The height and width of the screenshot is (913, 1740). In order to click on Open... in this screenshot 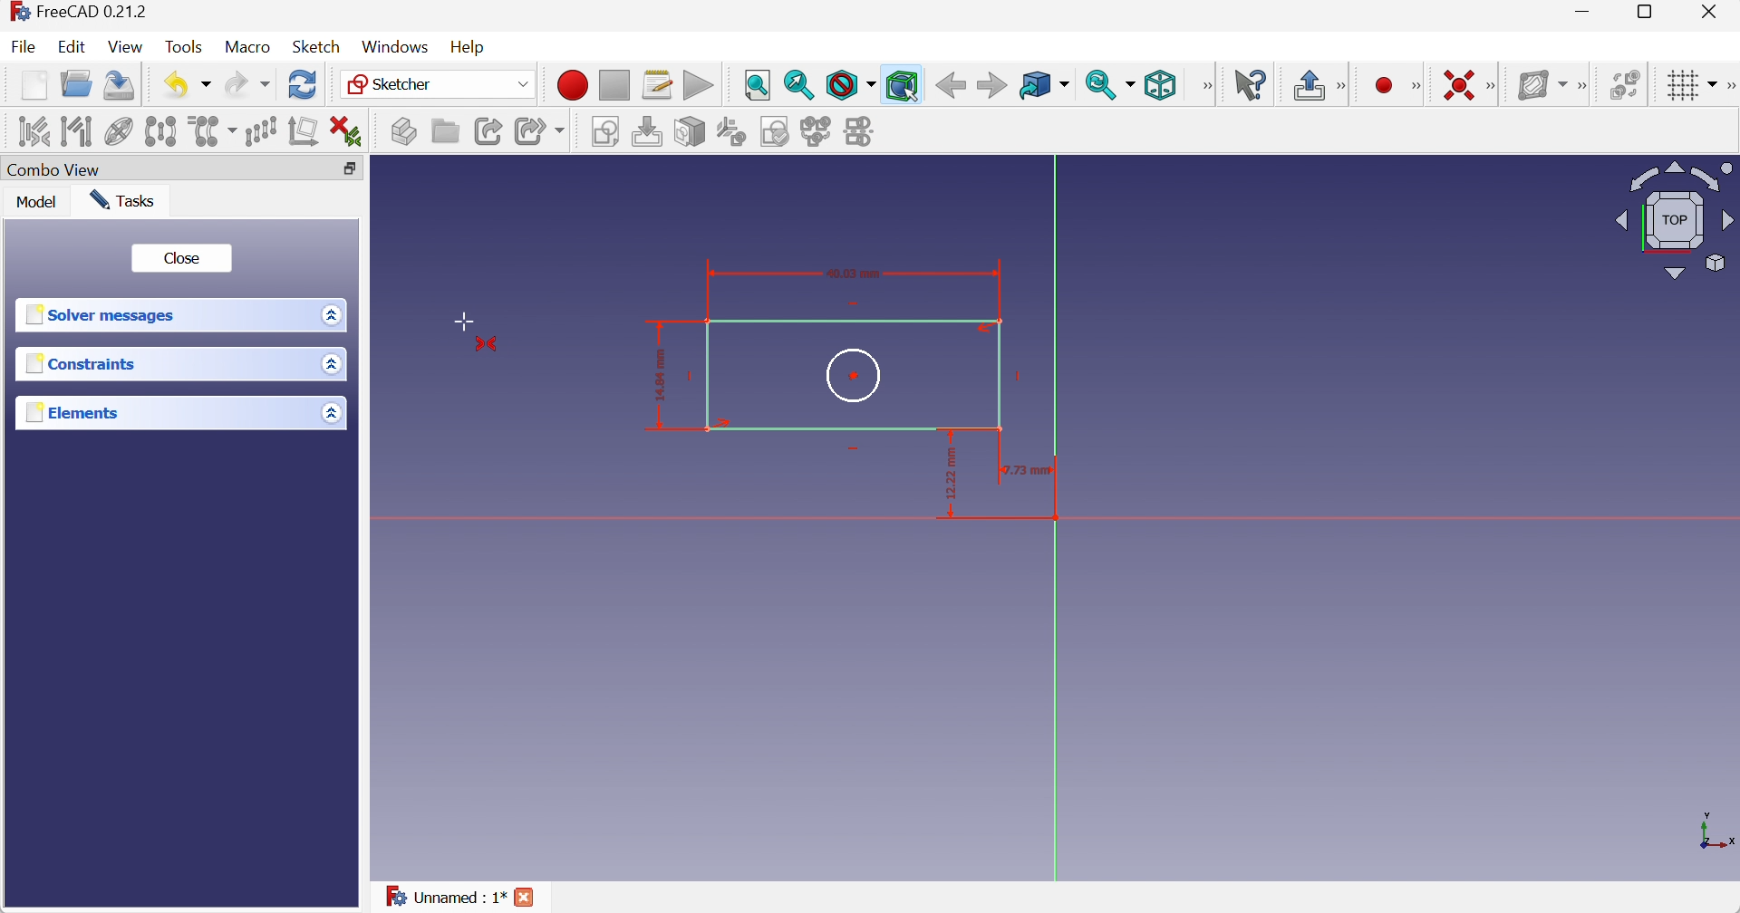, I will do `click(76, 82)`.